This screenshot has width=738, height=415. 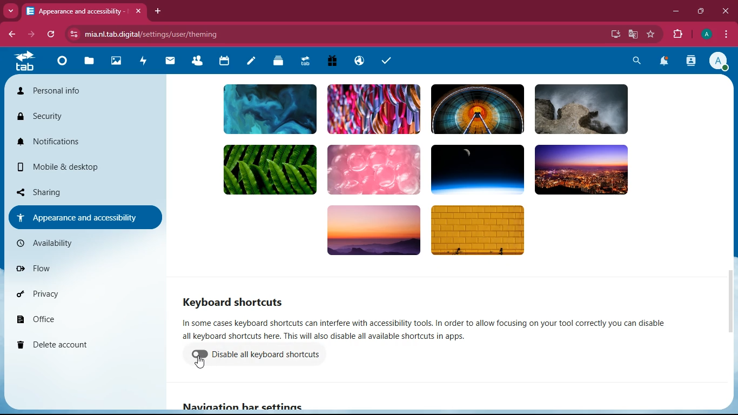 What do you see at coordinates (613, 34) in the screenshot?
I see `desktop` at bounding box center [613, 34].